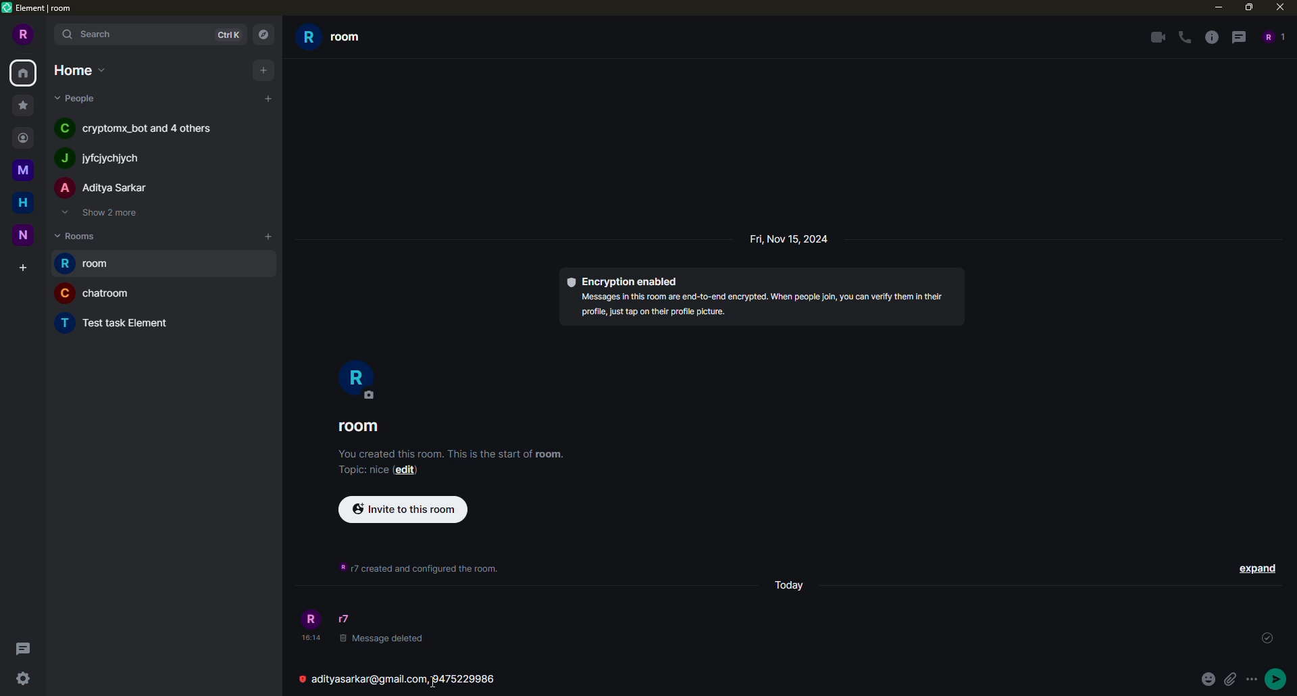  Describe the element at coordinates (361, 470) in the screenshot. I see `topic` at that location.